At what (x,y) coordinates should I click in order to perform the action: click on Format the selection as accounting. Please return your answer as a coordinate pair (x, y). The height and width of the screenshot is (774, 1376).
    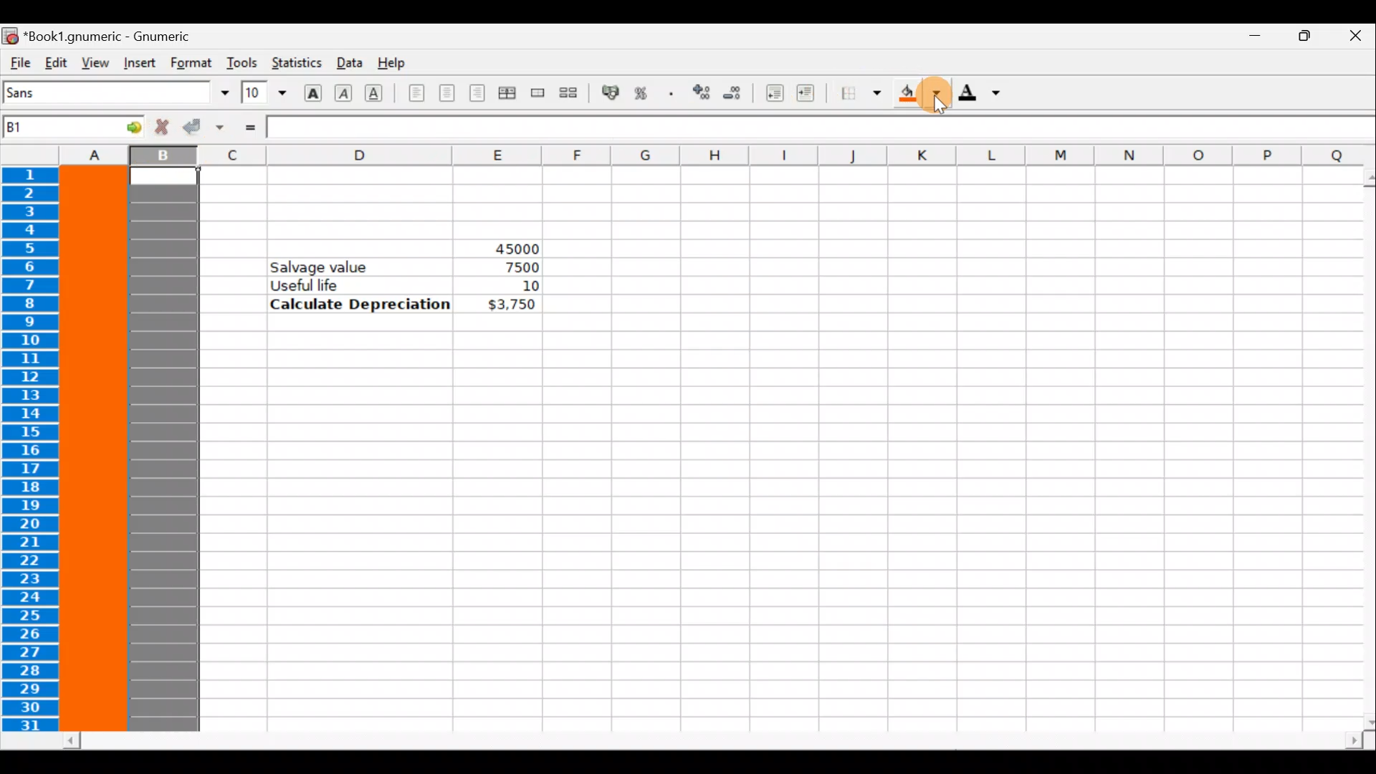
    Looking at the image, I should click on (611, 95).